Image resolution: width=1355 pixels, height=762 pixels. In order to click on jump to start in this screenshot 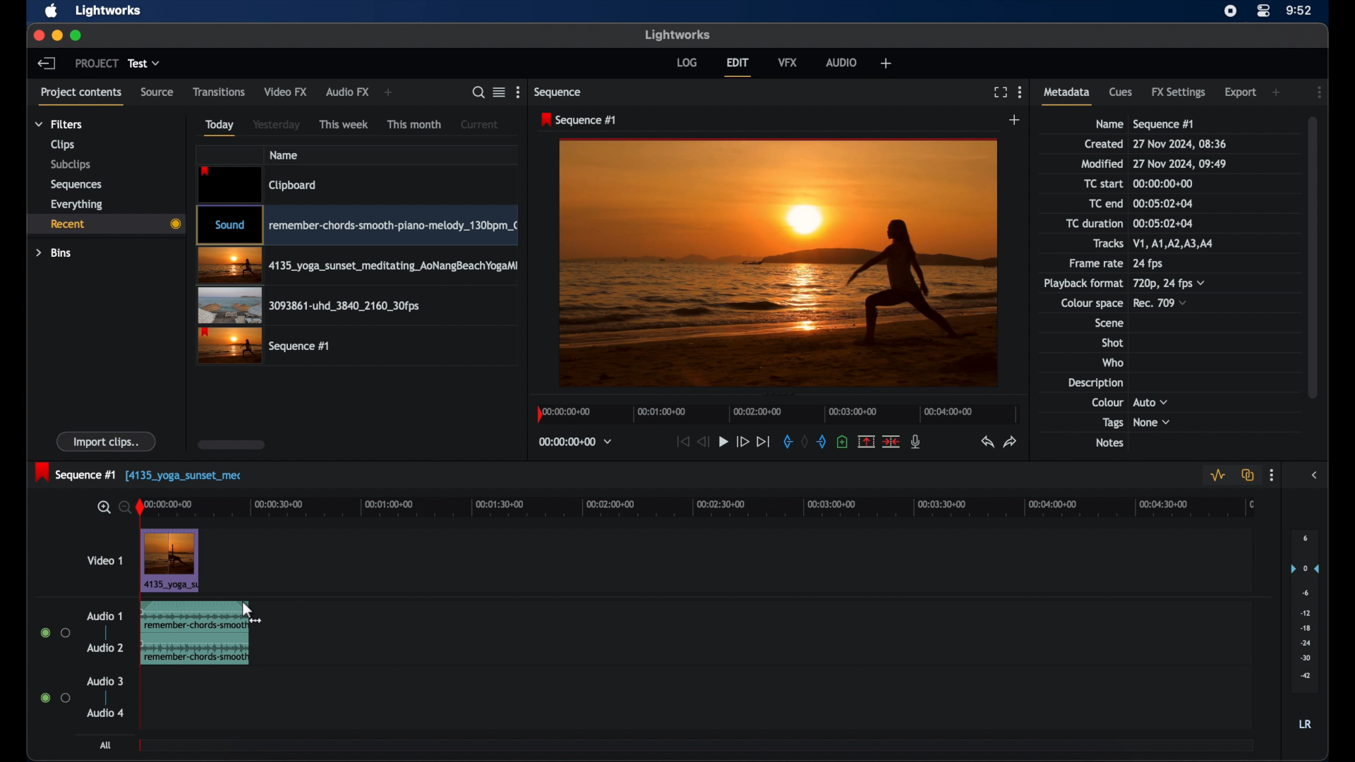, I will do `click(682, 441)`.